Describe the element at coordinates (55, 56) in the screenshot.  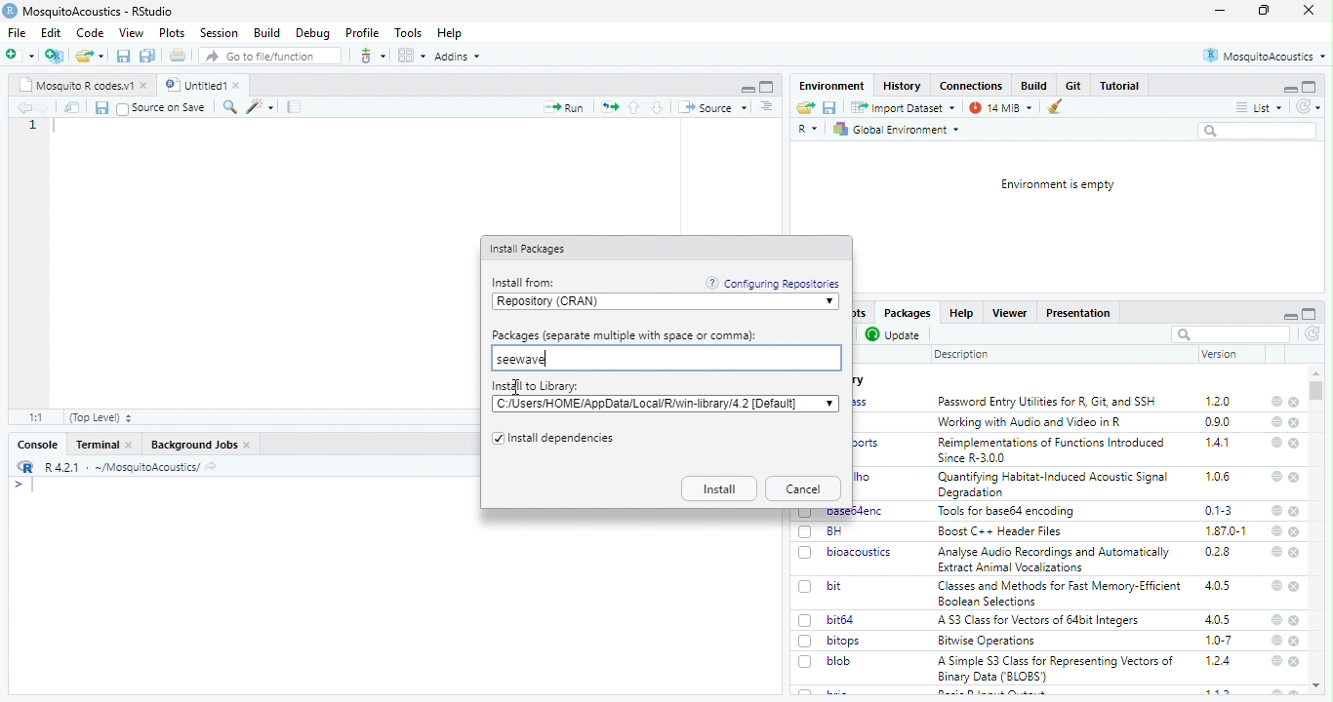
I see `add file` at that location.